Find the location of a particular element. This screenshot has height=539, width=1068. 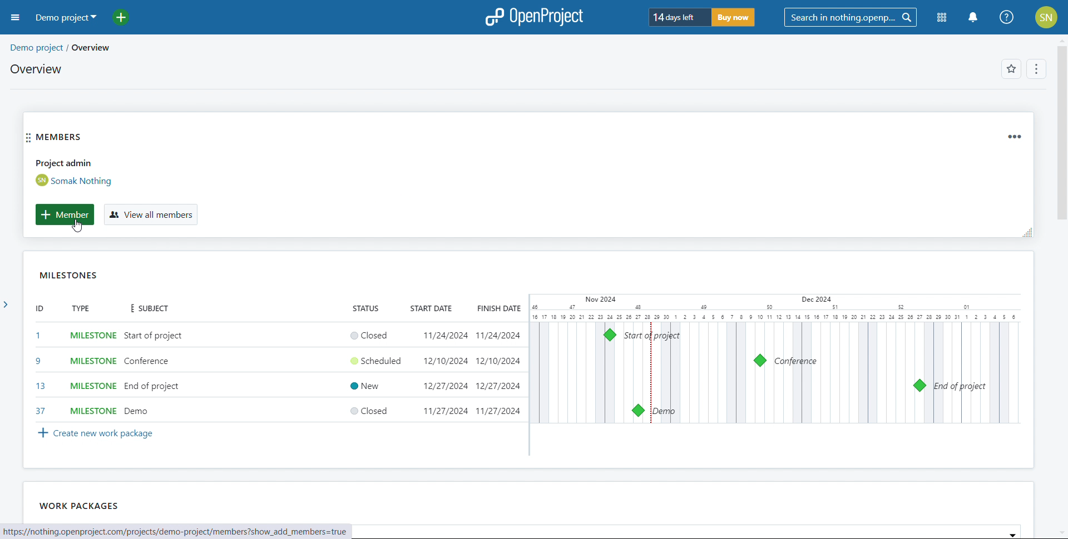

hte f fn thing nnannrniact ram ineniacte damn. neniact fmanmbhare chow add members=true is located at coordinates (206, 528).